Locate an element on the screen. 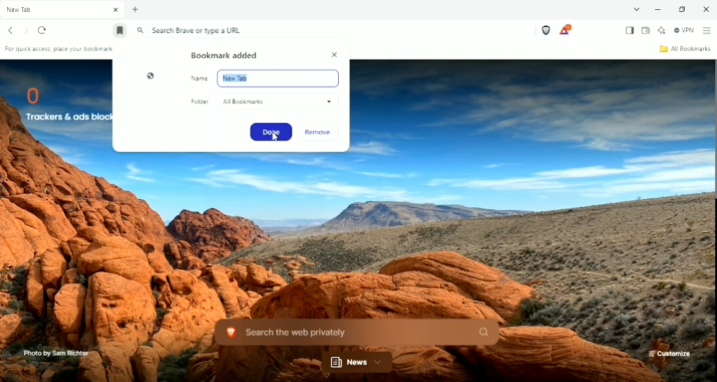  Minimize is located at coordinates (657, 10).